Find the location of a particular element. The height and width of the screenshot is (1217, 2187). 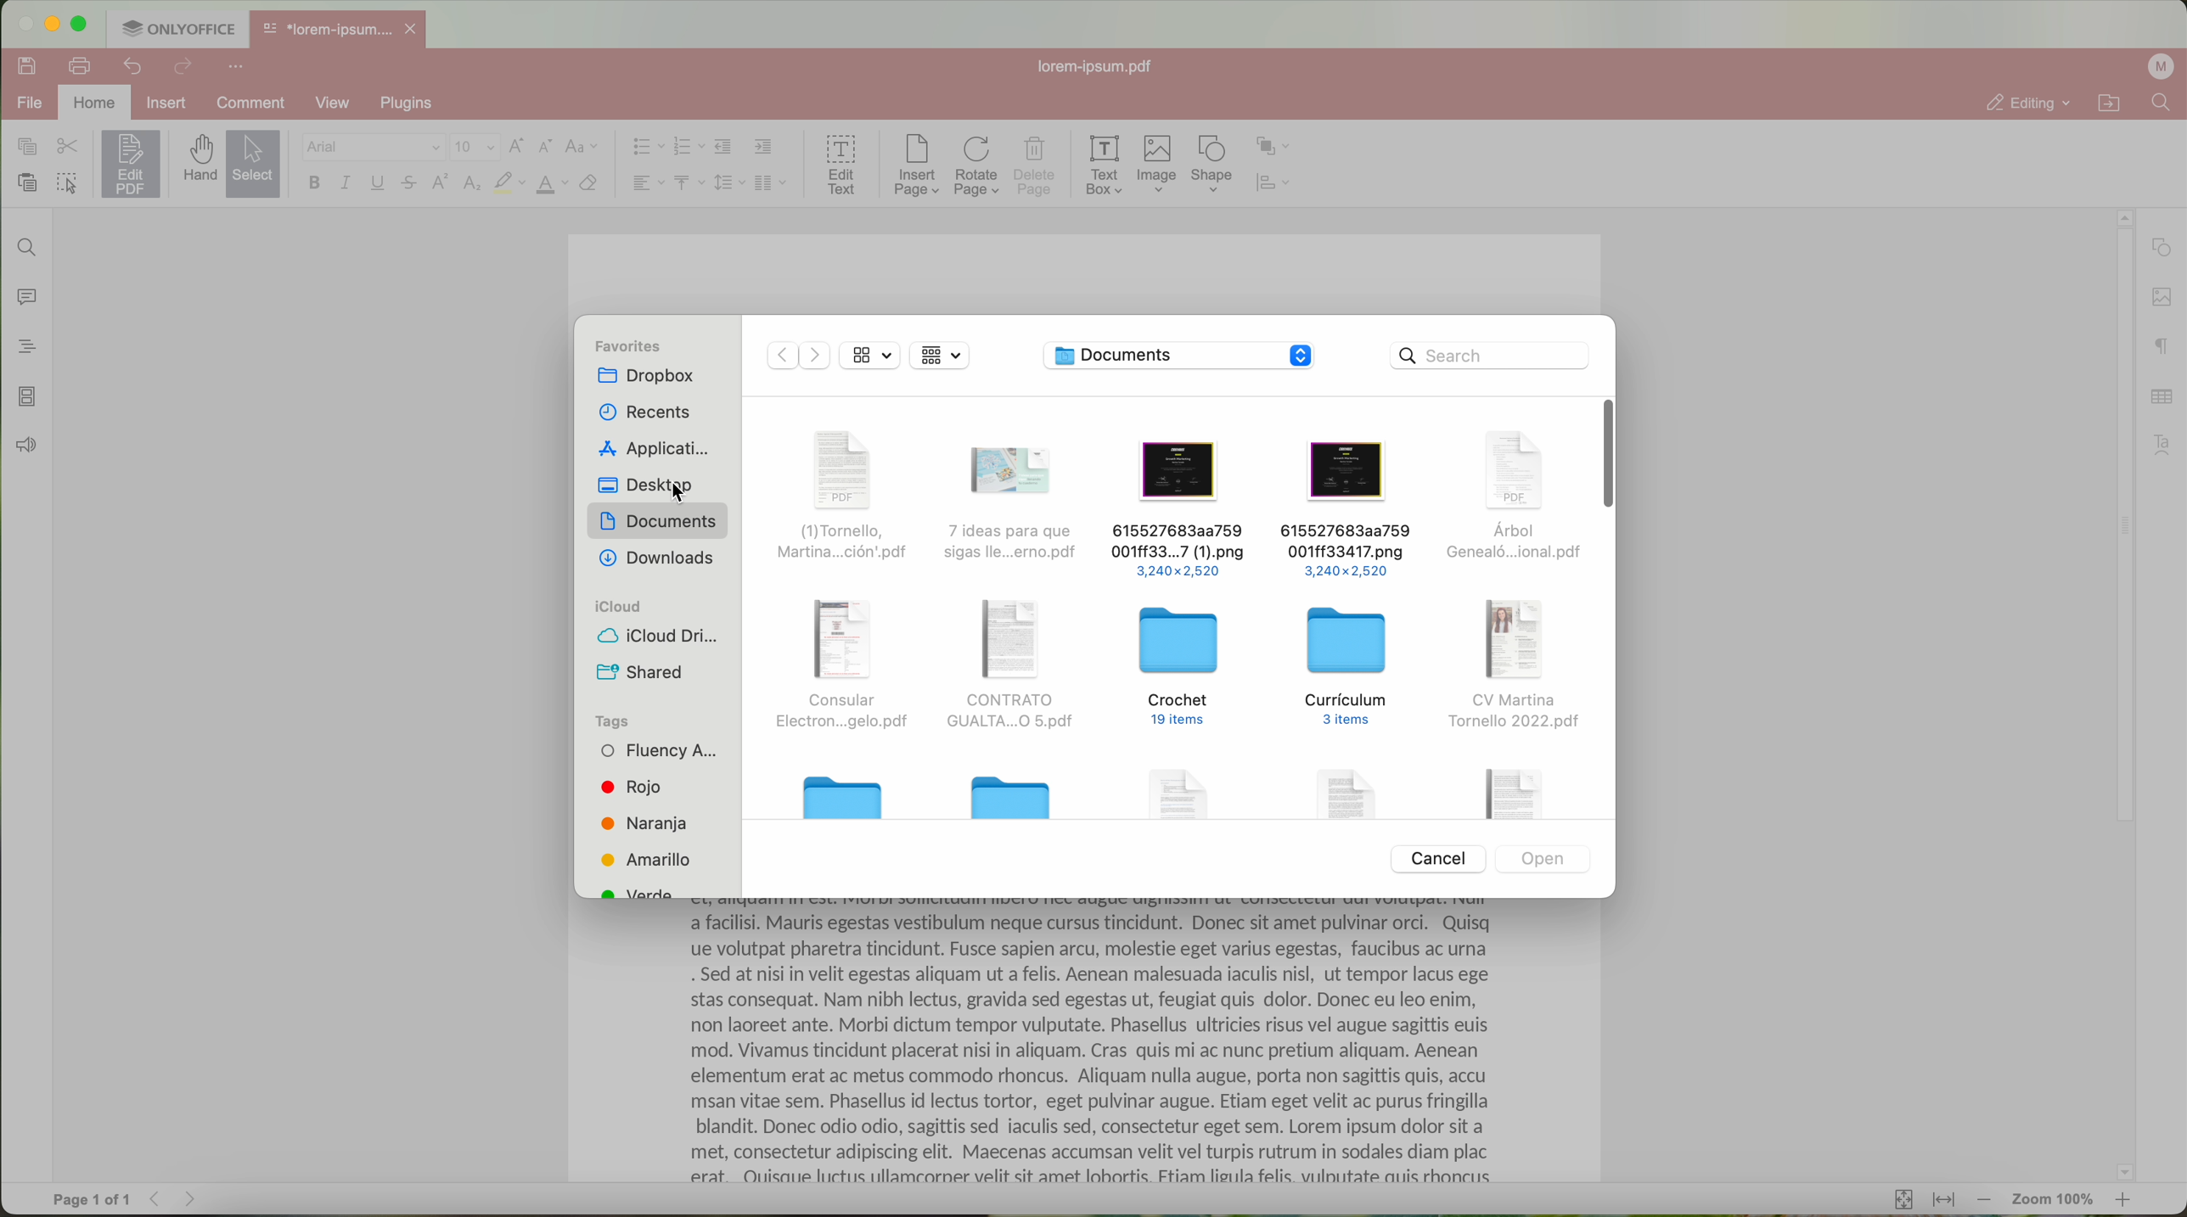

select all is located at coordinates (67, 185).